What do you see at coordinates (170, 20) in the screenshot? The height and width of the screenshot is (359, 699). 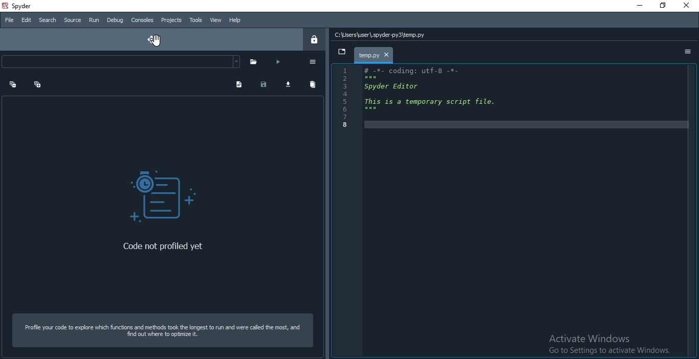 I see `Projects` at bounding box center [170, 20].